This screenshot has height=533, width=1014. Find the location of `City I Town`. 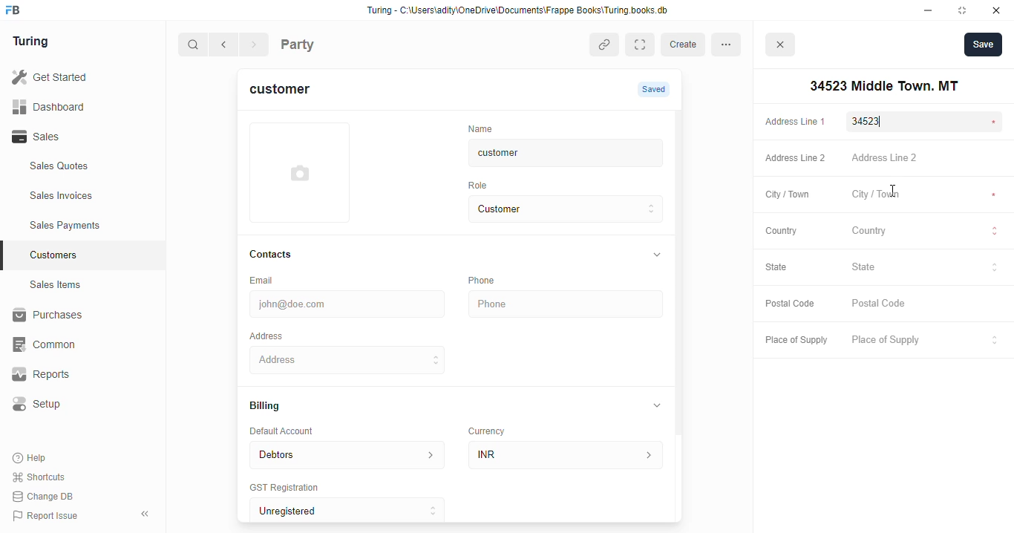

City I Town is located at coordinates (925, 195).